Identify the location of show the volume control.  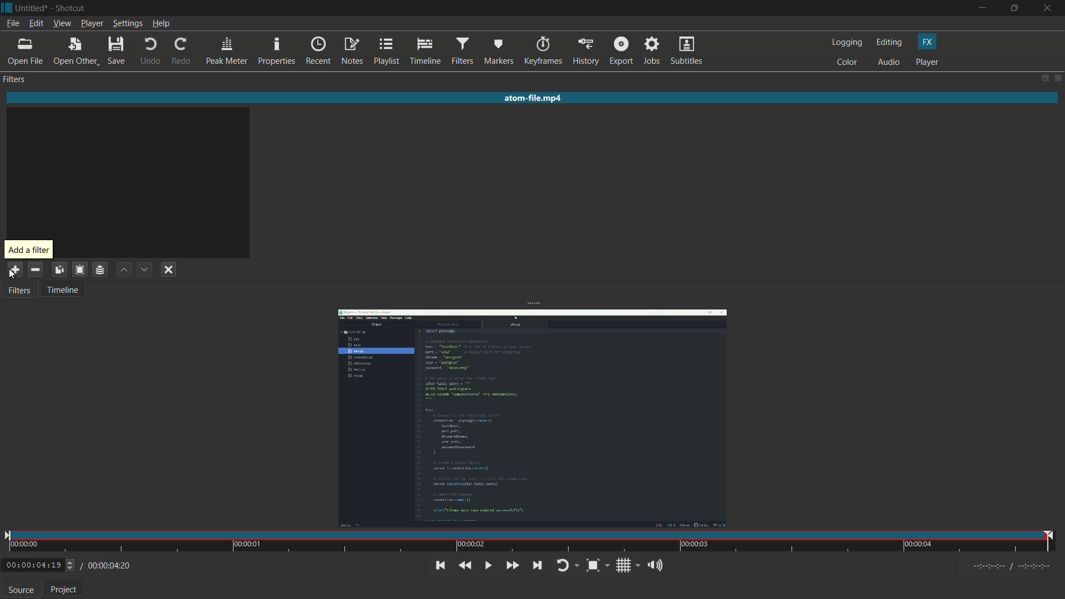
(657, 566).